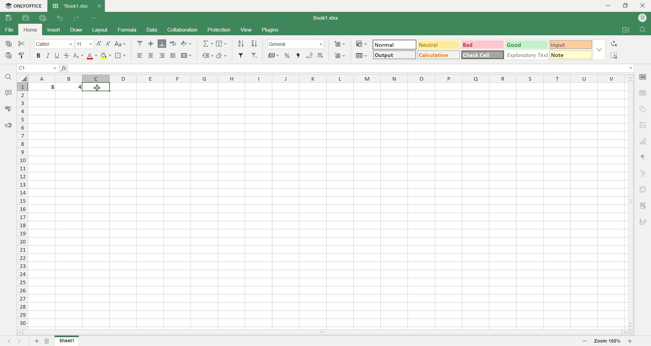 This screenshot has height=346, width=651. What do you see at coordinates (616, 55) in the screenshot?
I see `select all` at bounding box center [616, 55].